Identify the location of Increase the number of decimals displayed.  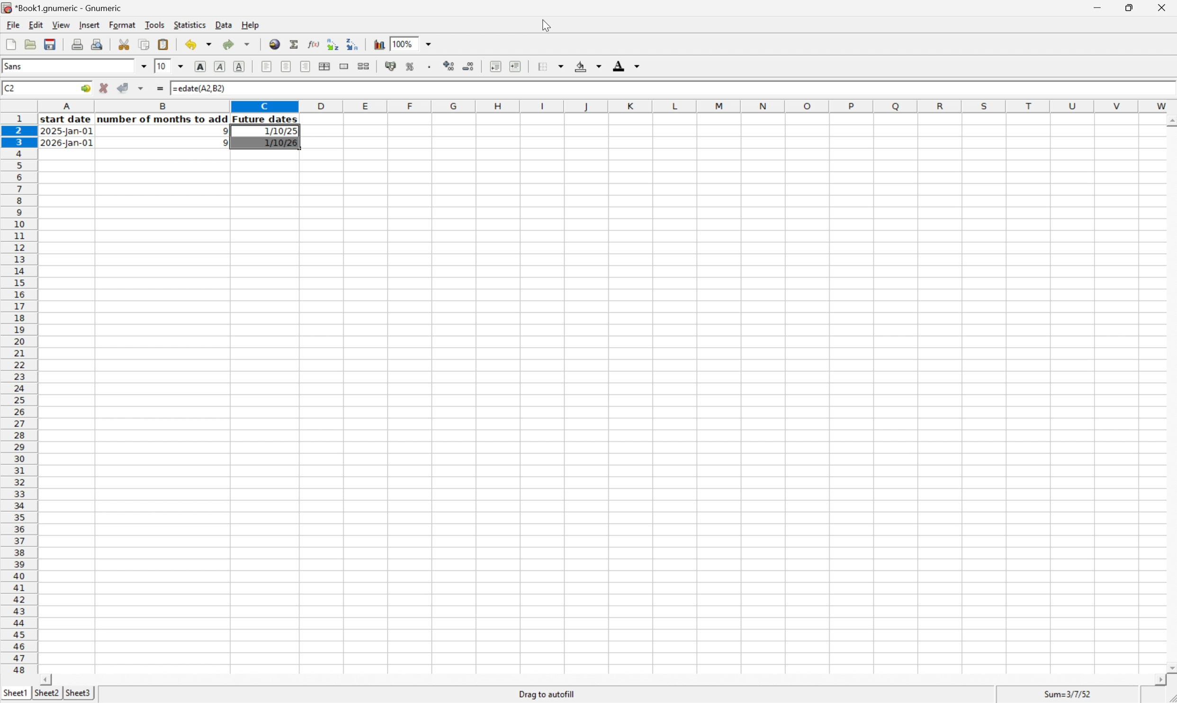
(449, 67).